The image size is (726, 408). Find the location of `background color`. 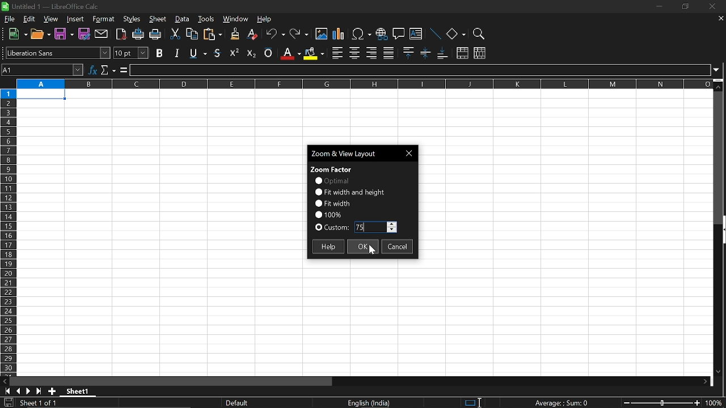

background color is located at coordinates (313, 53).